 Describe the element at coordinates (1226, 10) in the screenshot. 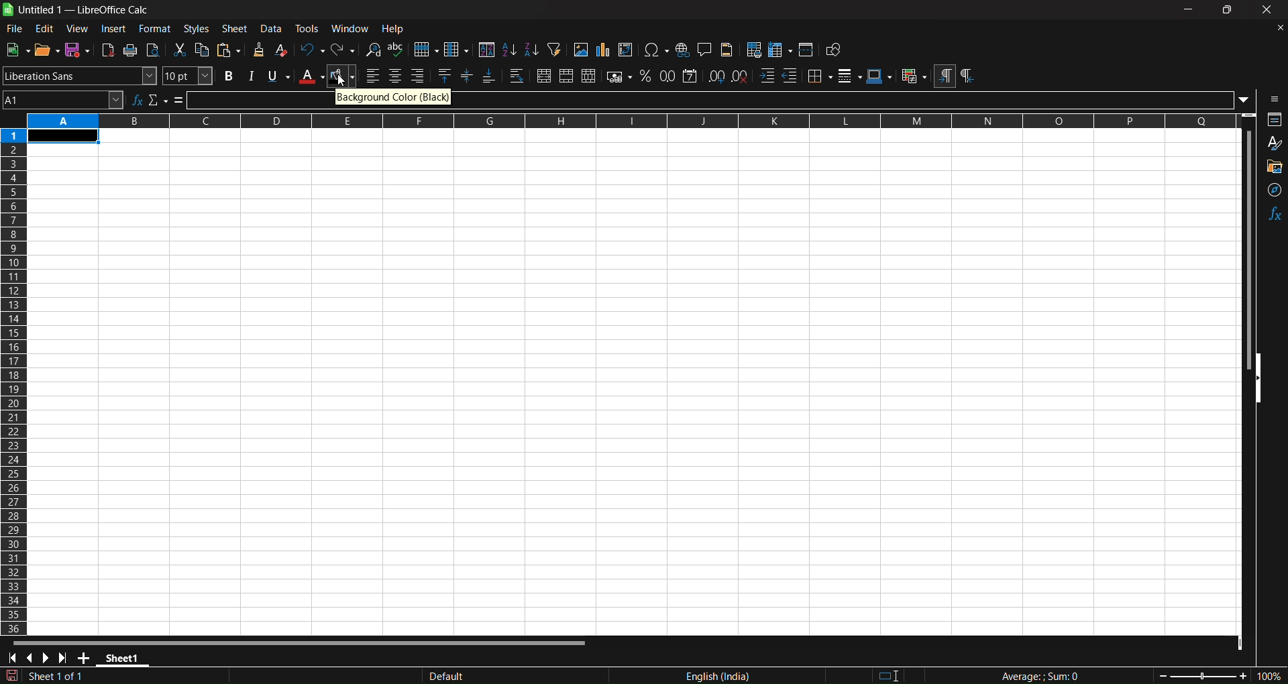

I see `` at that location.